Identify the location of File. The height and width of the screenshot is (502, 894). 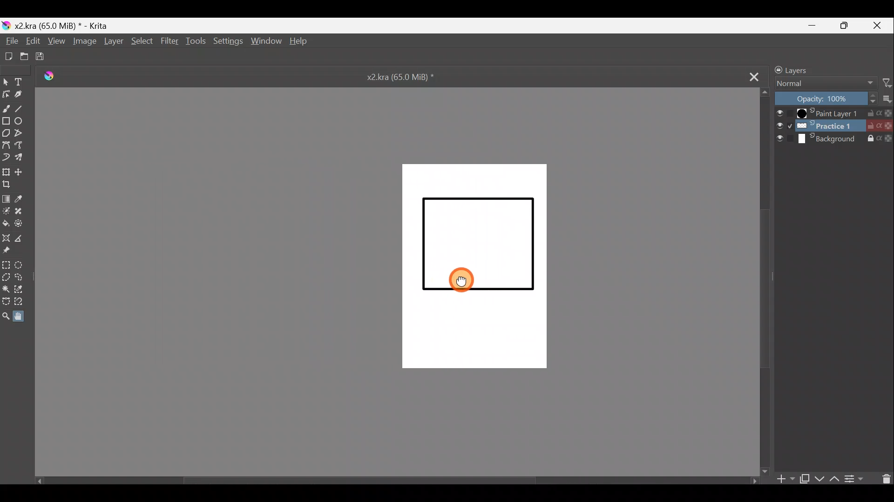
(10, 41).